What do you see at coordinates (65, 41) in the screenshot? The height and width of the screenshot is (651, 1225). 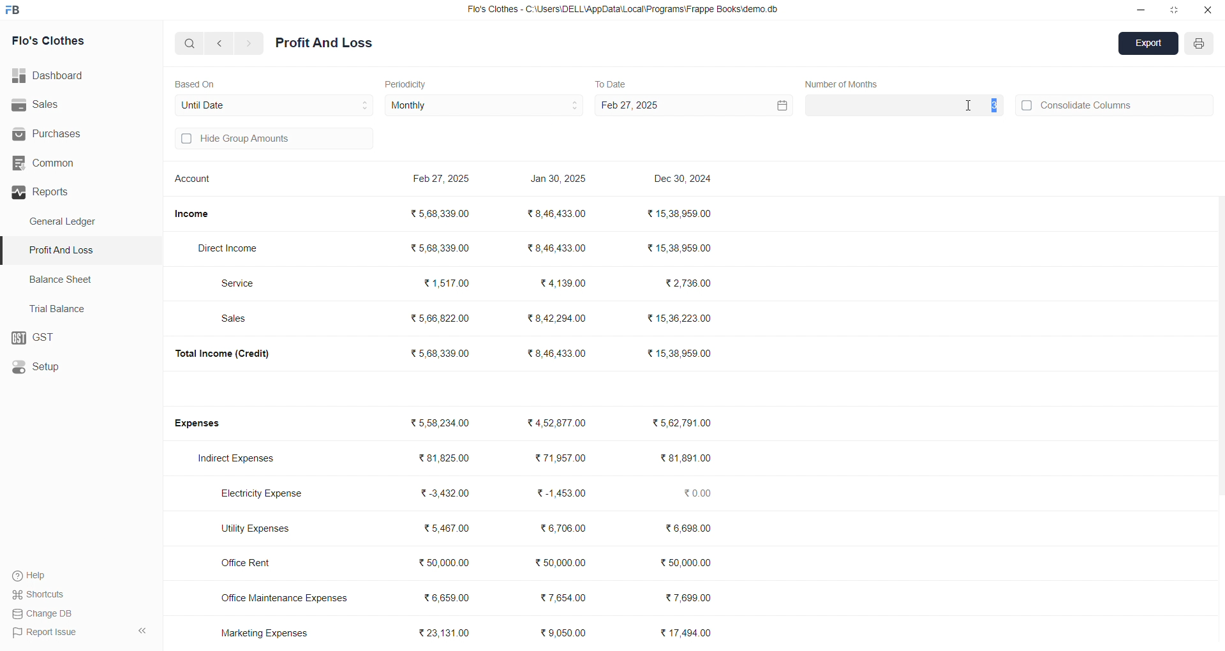 I see `Flo's Clothes` at bounding box center [65, 41].